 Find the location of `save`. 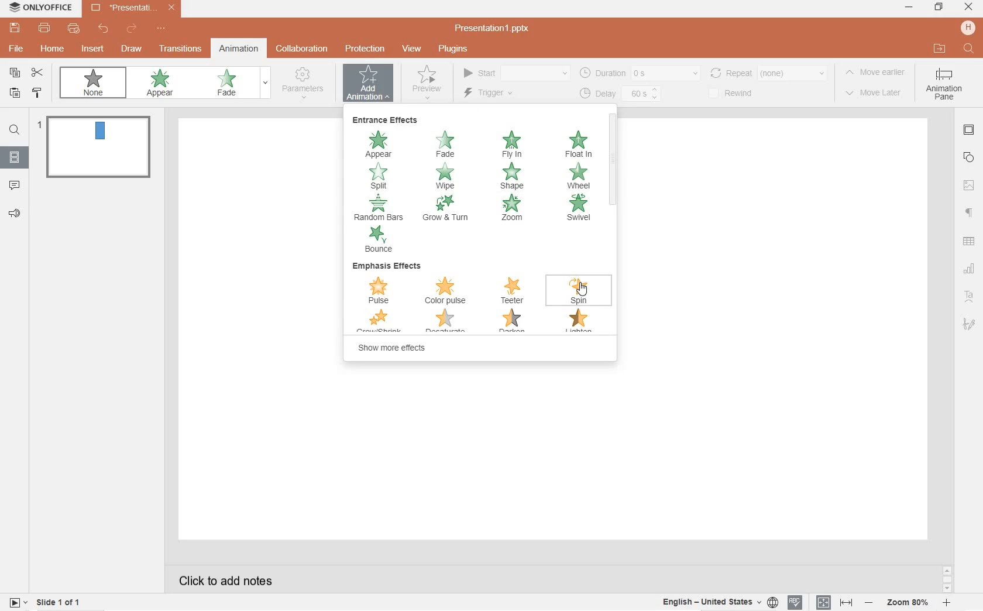

save is located at coordinates (15, 28).